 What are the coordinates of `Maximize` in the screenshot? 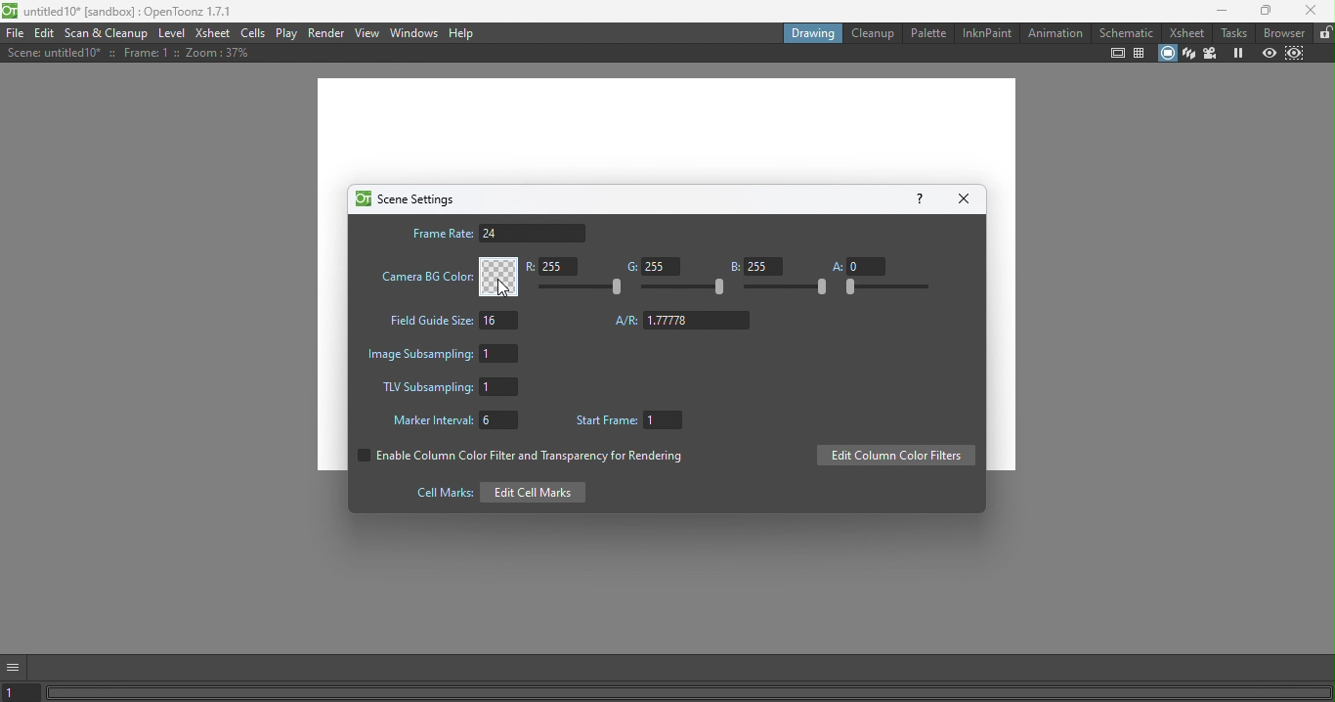 It's located at (1263, 12).